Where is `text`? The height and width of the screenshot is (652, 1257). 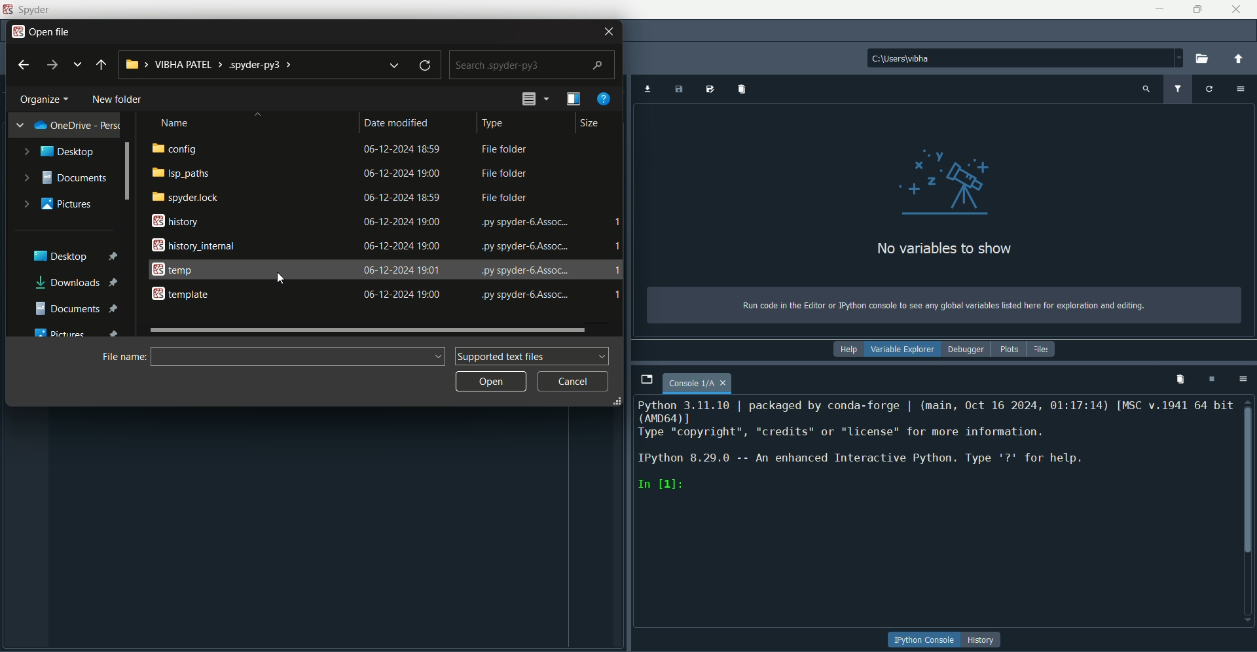
text is located at coordinates (505, 173).